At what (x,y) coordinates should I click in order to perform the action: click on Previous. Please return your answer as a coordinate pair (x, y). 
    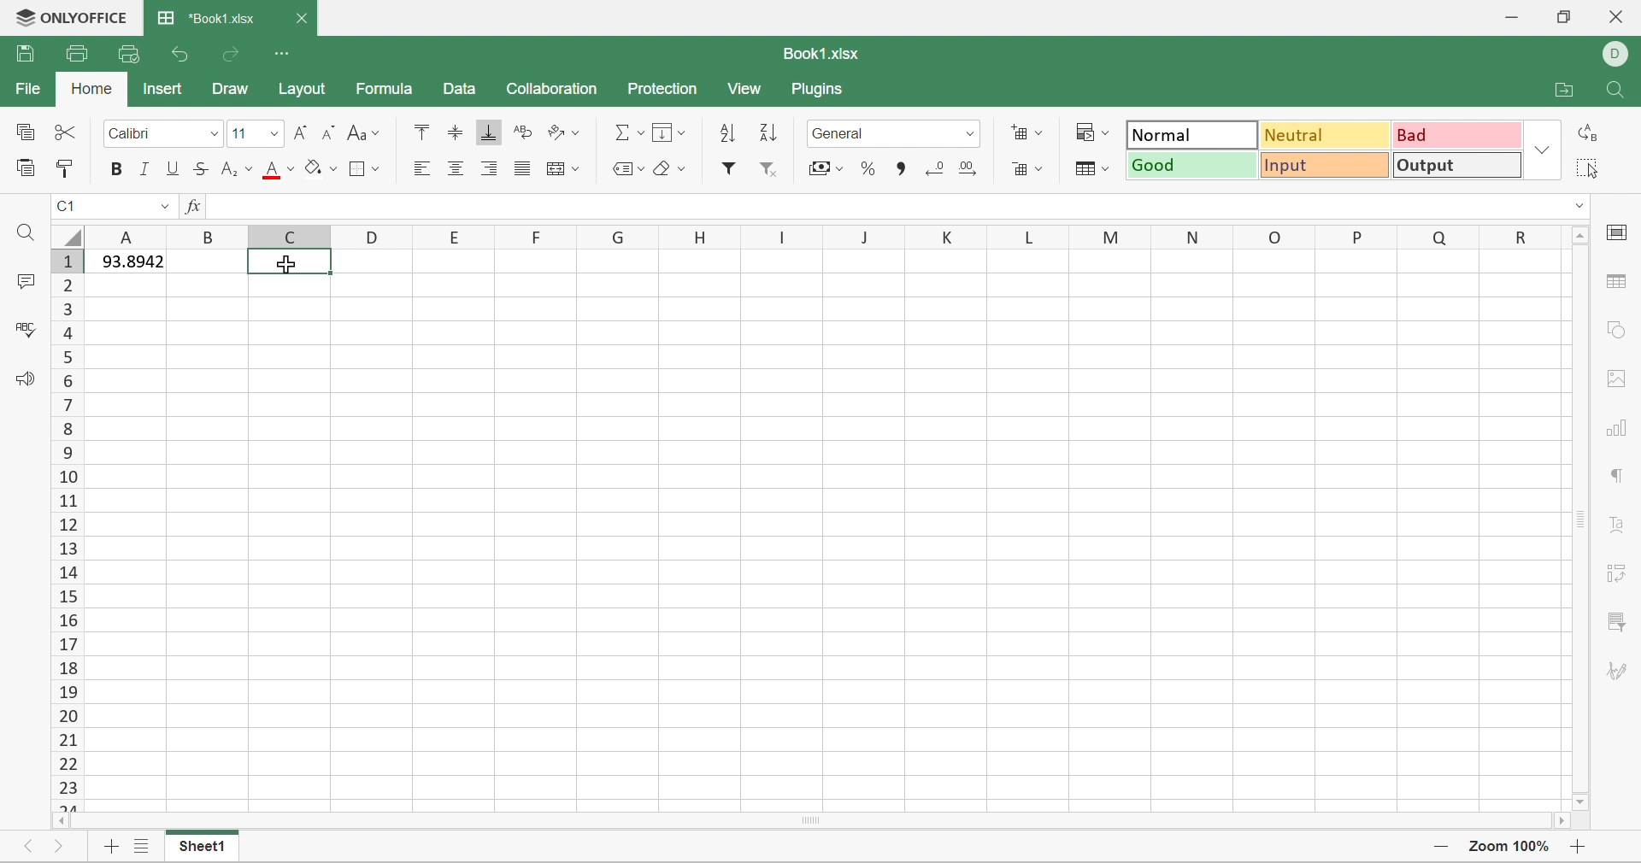
    Looking at the image, I should click on (30, 847).